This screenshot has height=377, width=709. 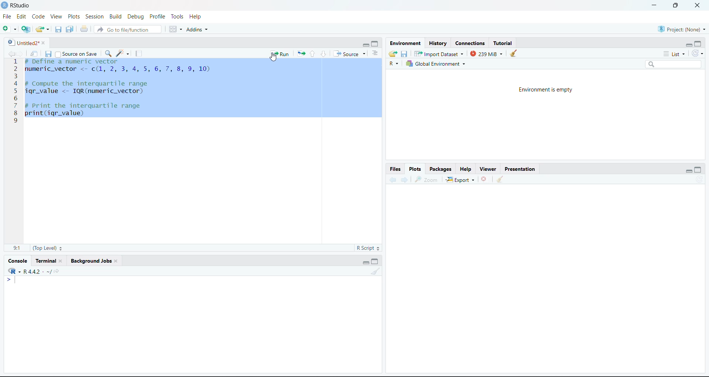 I want to click on Search bar, so click(x=677, y=65).